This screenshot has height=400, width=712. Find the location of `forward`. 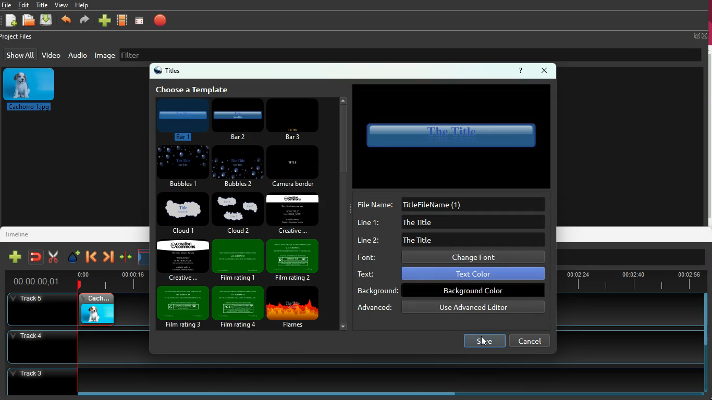

forward is located at coordinates (108, 257).